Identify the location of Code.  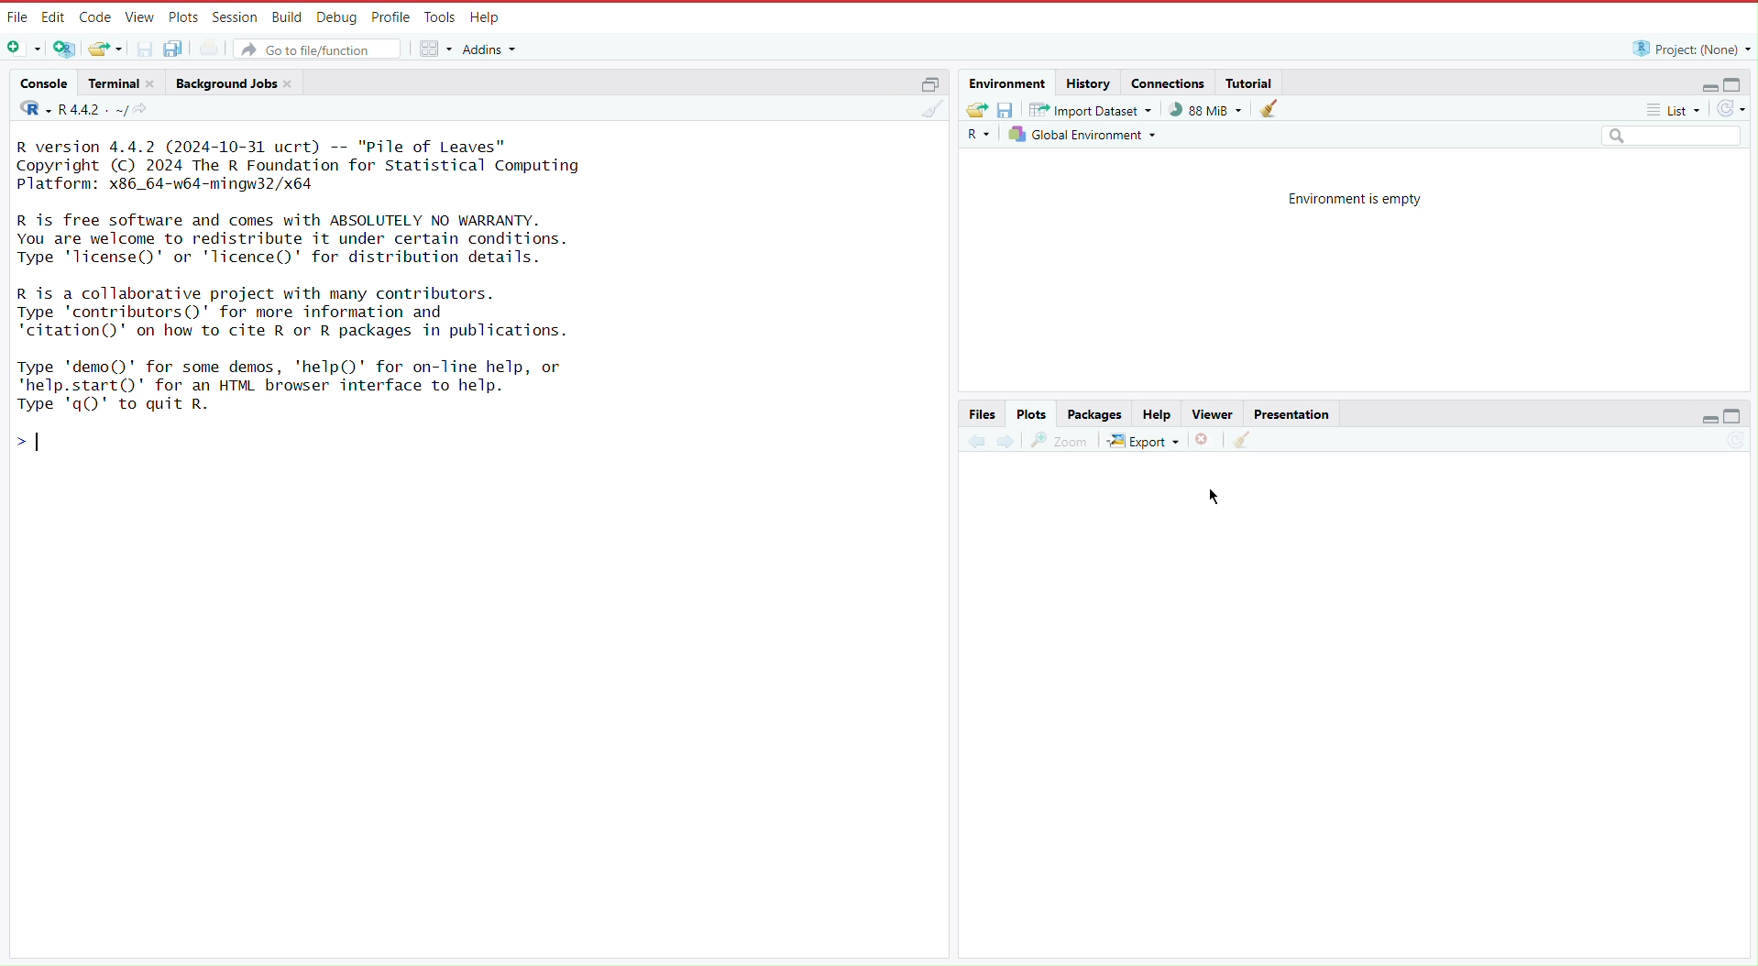
(94, 17).